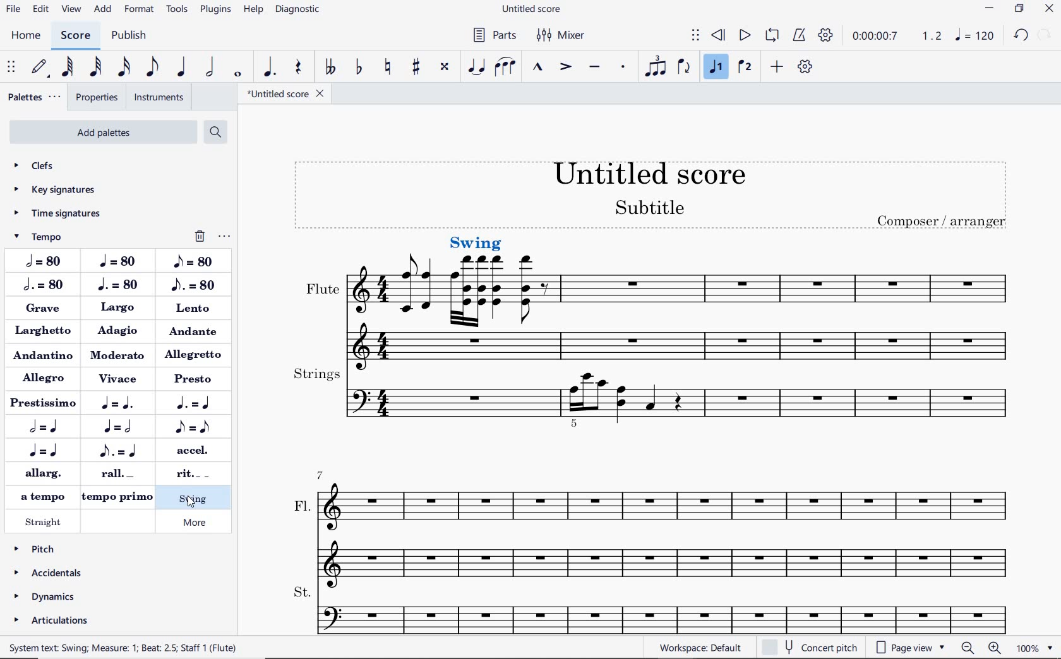 The image size is (1061, 659). I want to click on instruments, so click(156, 98).